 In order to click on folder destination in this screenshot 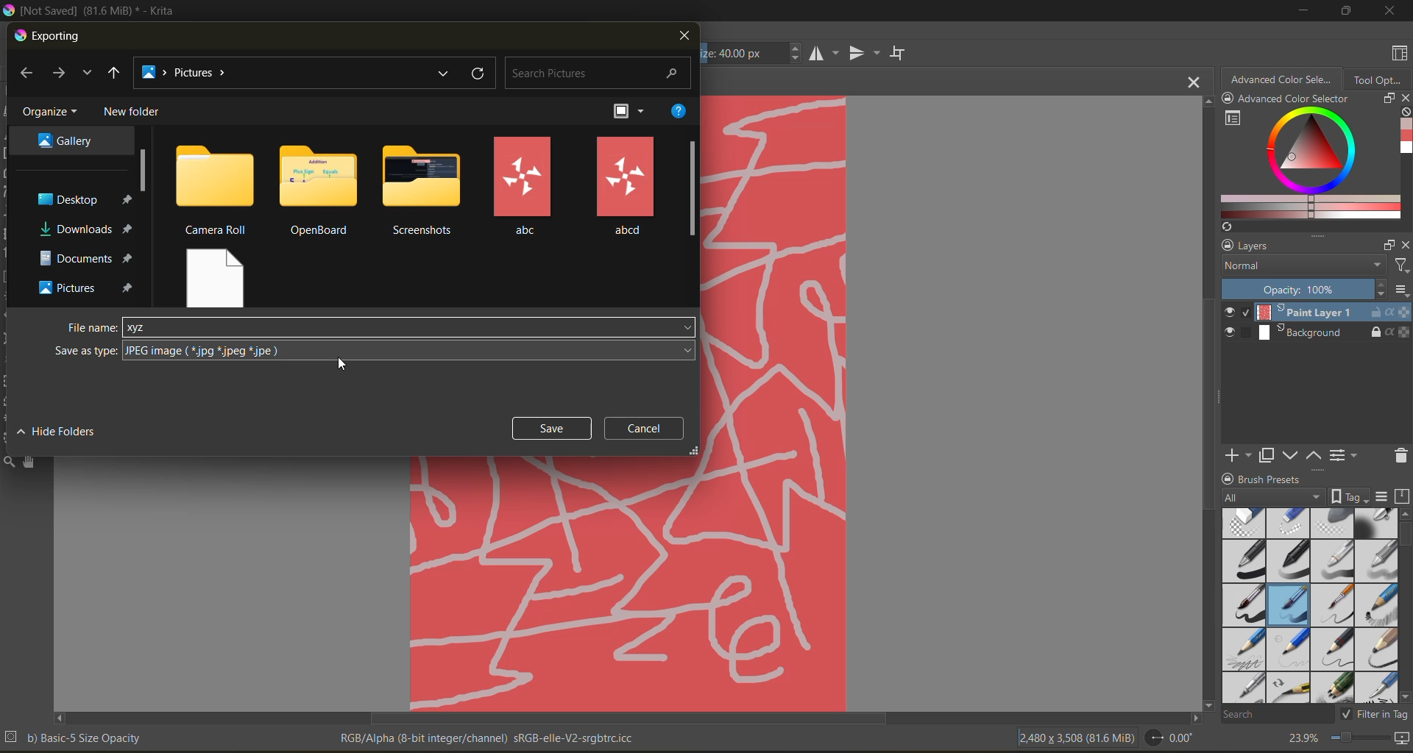, I will do `click(83, 199)`.